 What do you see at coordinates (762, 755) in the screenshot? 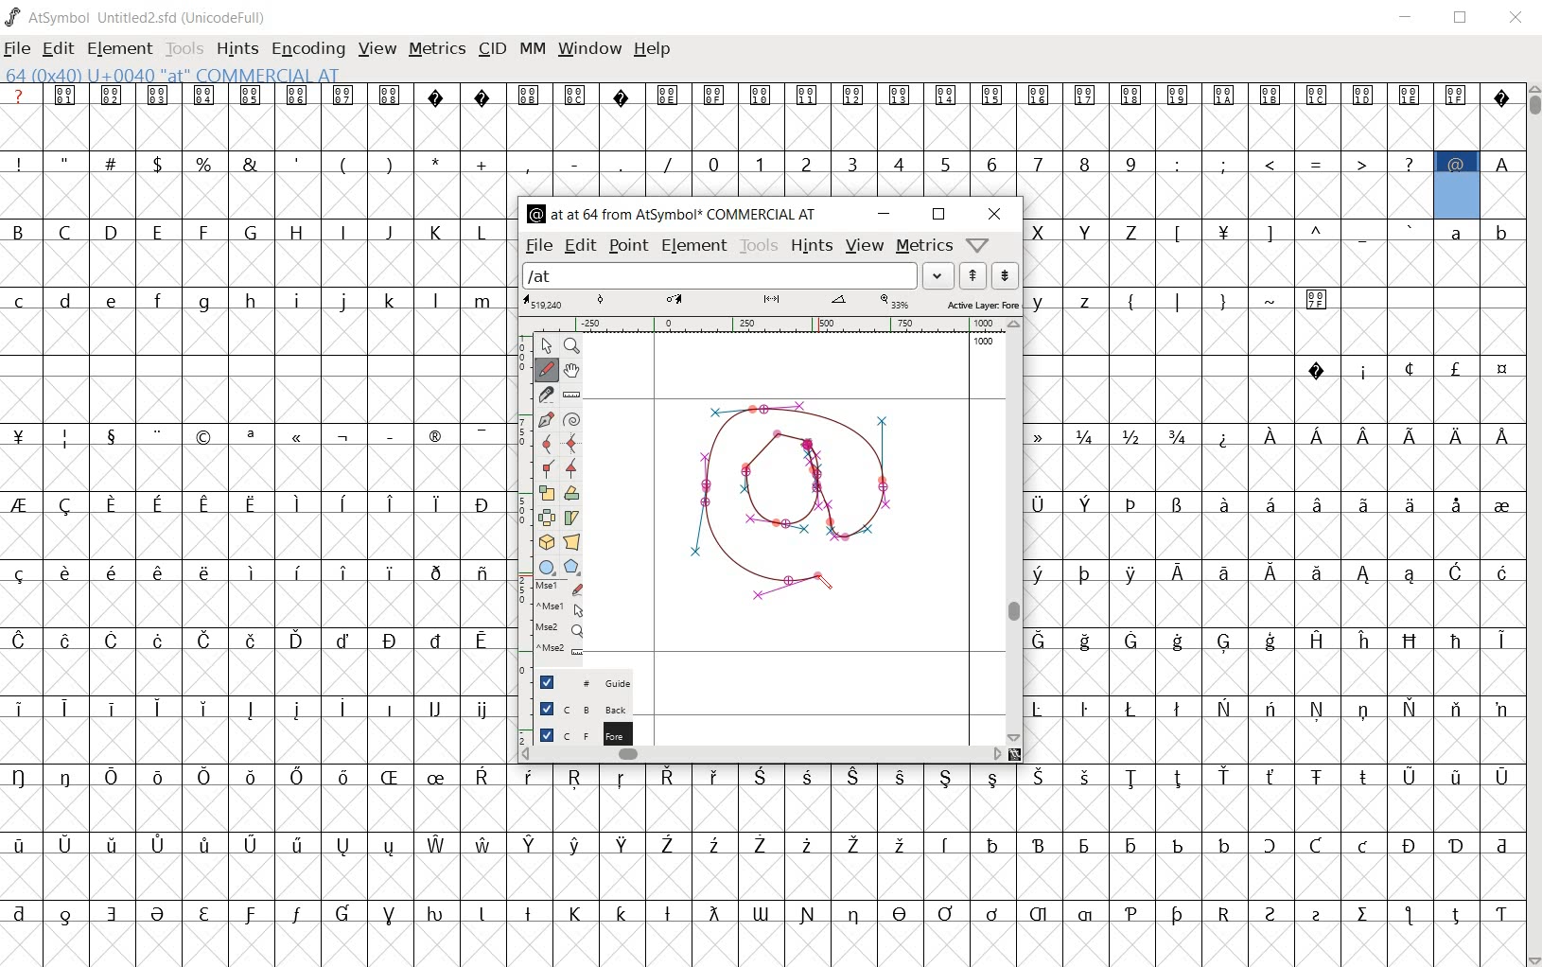
I see `scrollbar` at bounding box center [762, 755].